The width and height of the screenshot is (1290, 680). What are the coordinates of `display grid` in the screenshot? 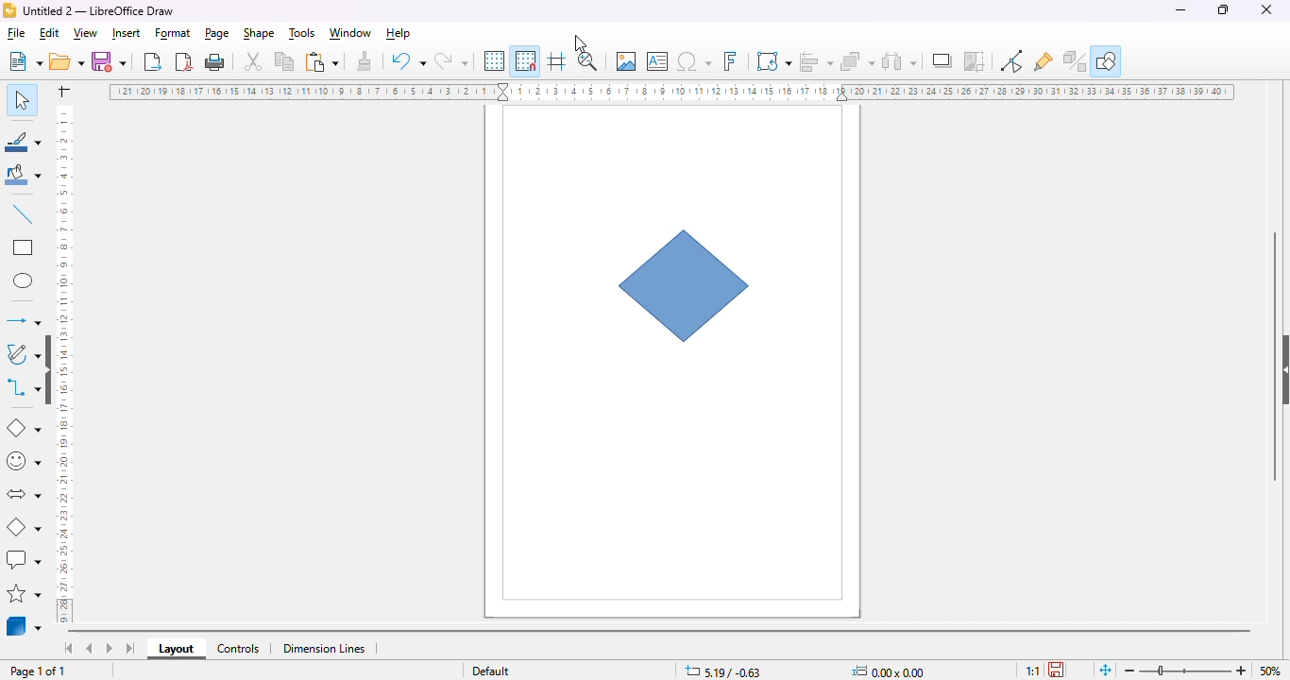 It's located at (493, 60).